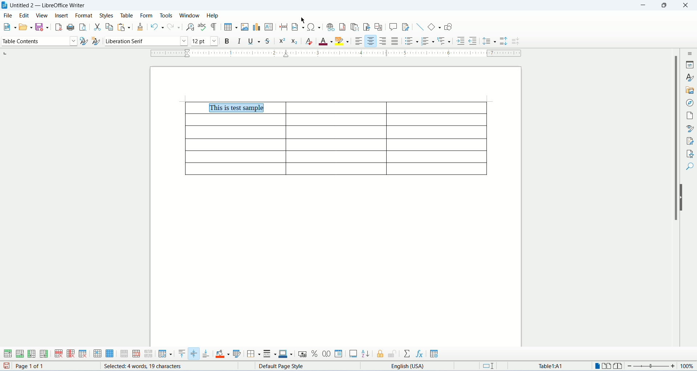  What do you see at coordinates (42, 27) in the screenshot?
I see `safe` at bounding box center [42, 27].